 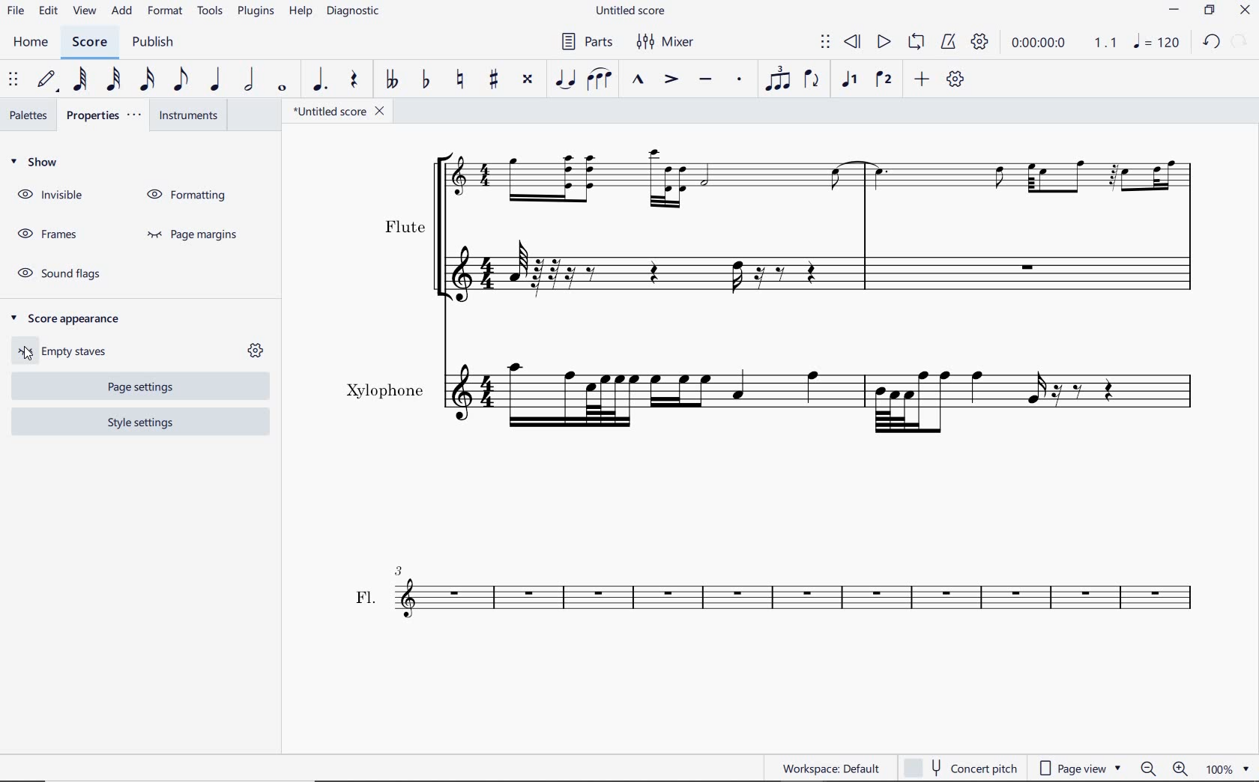 I want to click on TOGGLE SHARP, so click(x=492, y=80).